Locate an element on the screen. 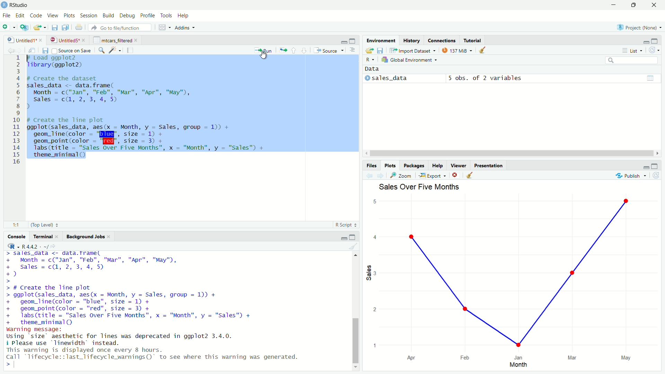 The height and width of the screenshot is (374, 665). minimize is located at coordinates (646, 41).